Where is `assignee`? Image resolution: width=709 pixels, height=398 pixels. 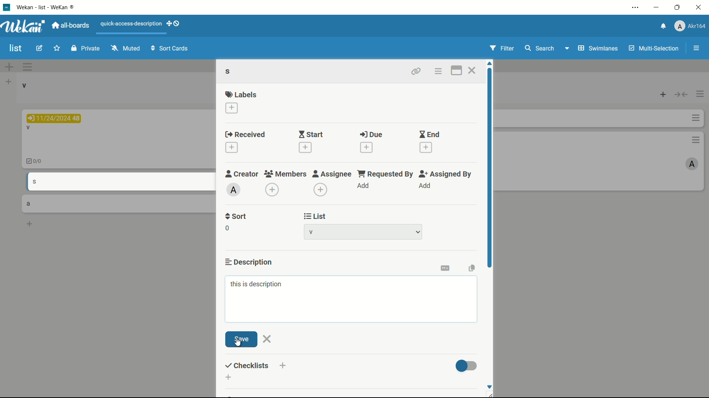
assignee is located at coordinates (332, 174).